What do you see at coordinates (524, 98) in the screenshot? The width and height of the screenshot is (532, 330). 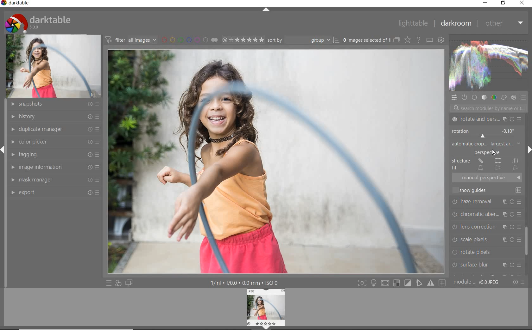 I see `preset ` at bounding box center [524, 98].